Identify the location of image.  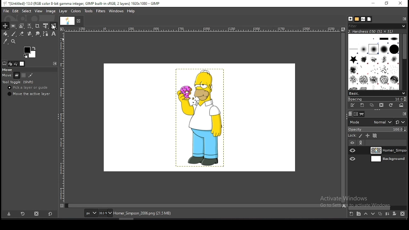
(51, 12).